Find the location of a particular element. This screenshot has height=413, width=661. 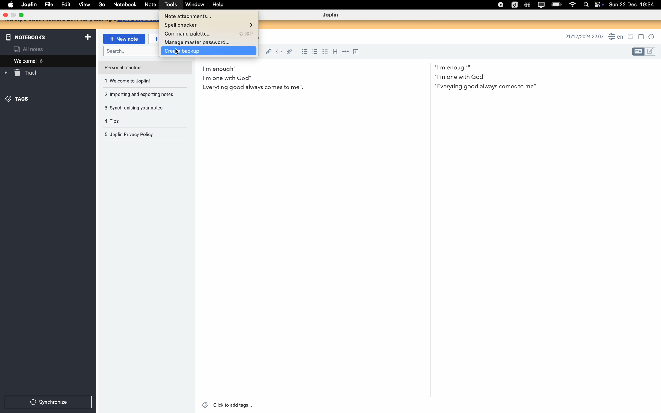

date and hour is located at coordinates (634, 4).